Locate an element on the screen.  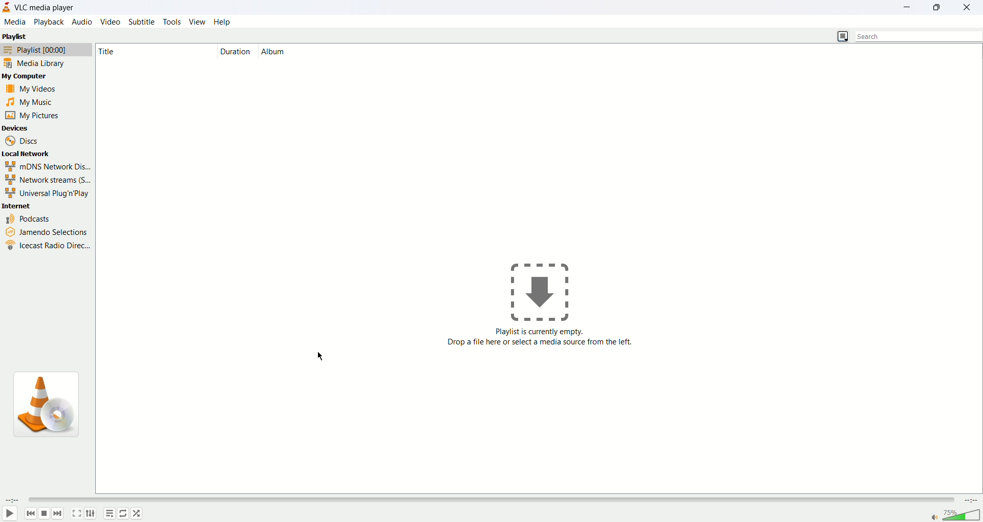
random is located at coordinates (137, 513).